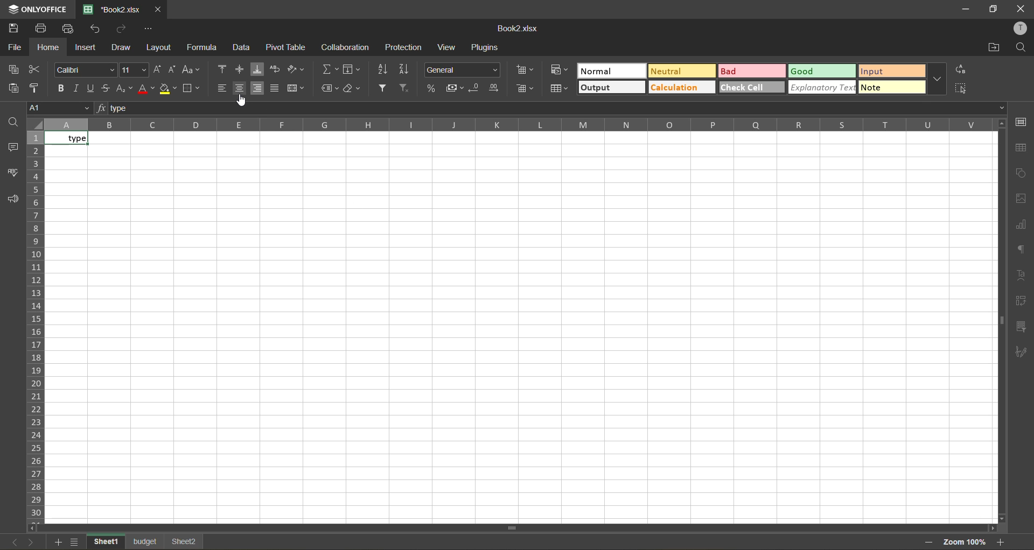 This screenshot has width=1034, height=550. What do you see at coordinates (889, 72) in the screenshot?
I see `input` at bounding box center [889, 72].